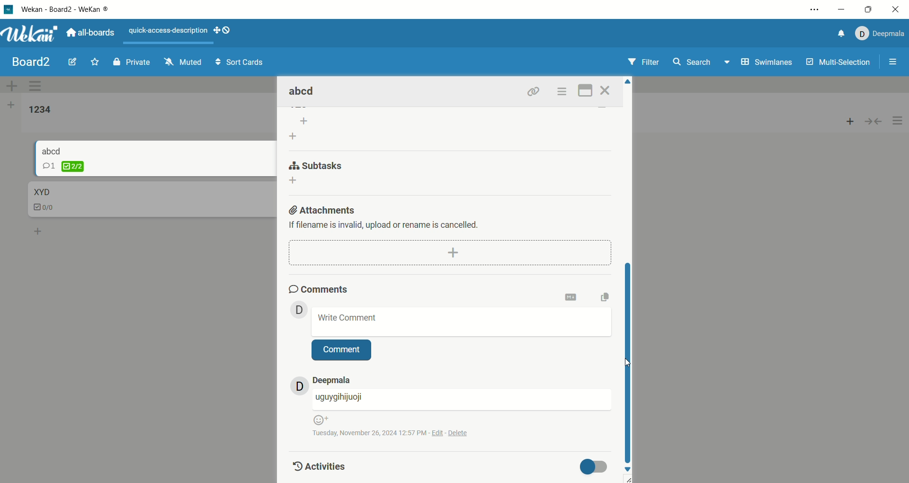 This screenshot has height=483, width=909. Describe the element at coordinates (39, 230) in the screenshot. I see `add` at that location.